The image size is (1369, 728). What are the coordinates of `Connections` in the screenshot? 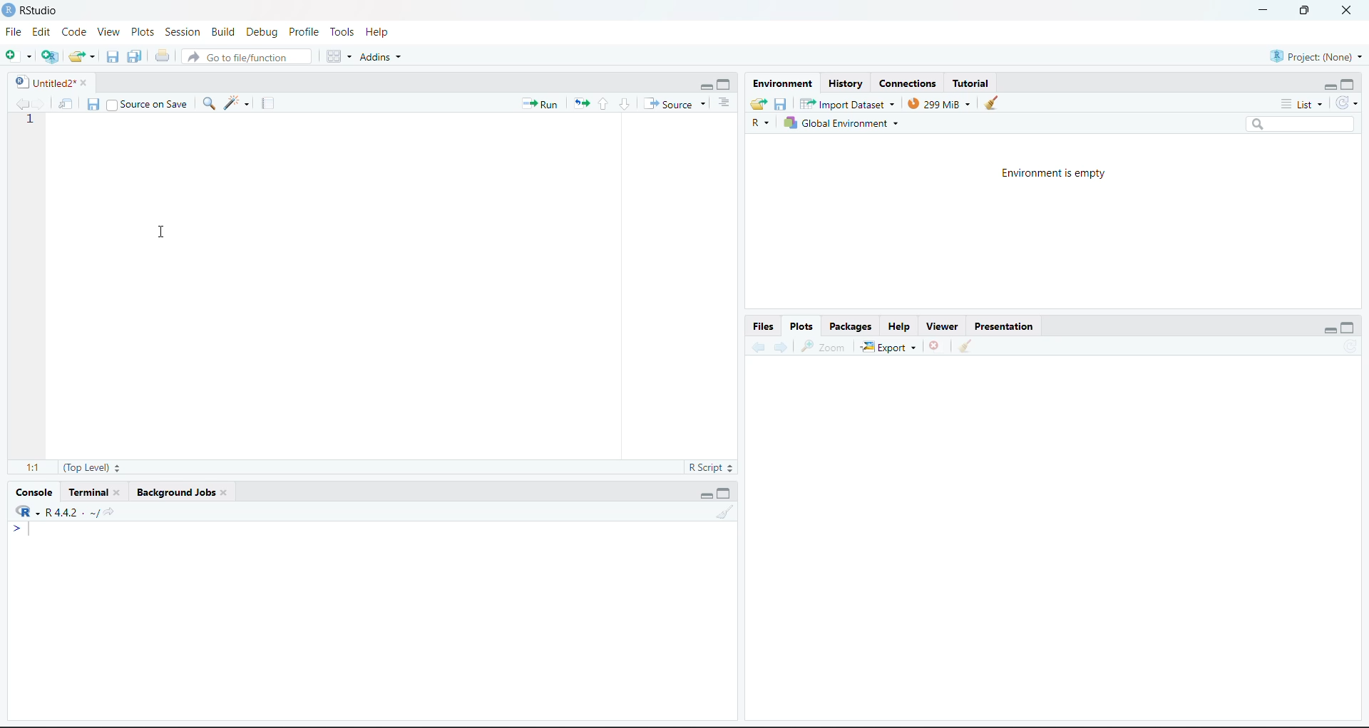 It's located at (911, 83).